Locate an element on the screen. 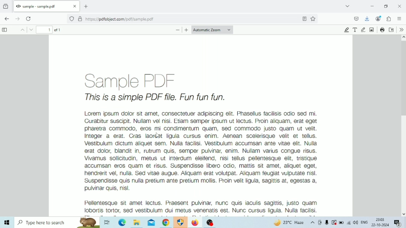 The image size is (406, 228). Text is located at coordinates (355, 30).